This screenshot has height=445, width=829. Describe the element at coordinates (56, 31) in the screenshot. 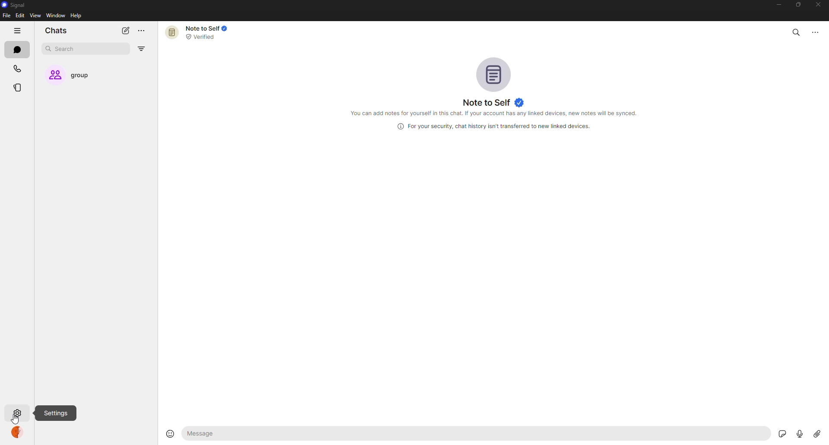

I see `chats` at that location.